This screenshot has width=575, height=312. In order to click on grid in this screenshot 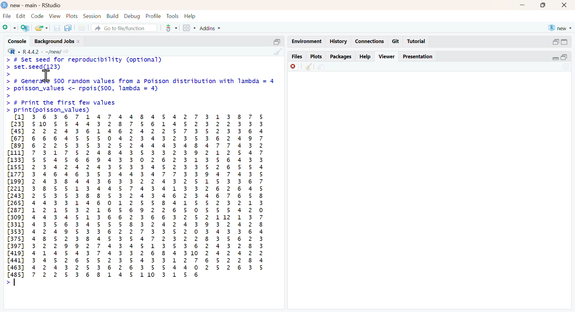, I will do `click(190, 28)`.